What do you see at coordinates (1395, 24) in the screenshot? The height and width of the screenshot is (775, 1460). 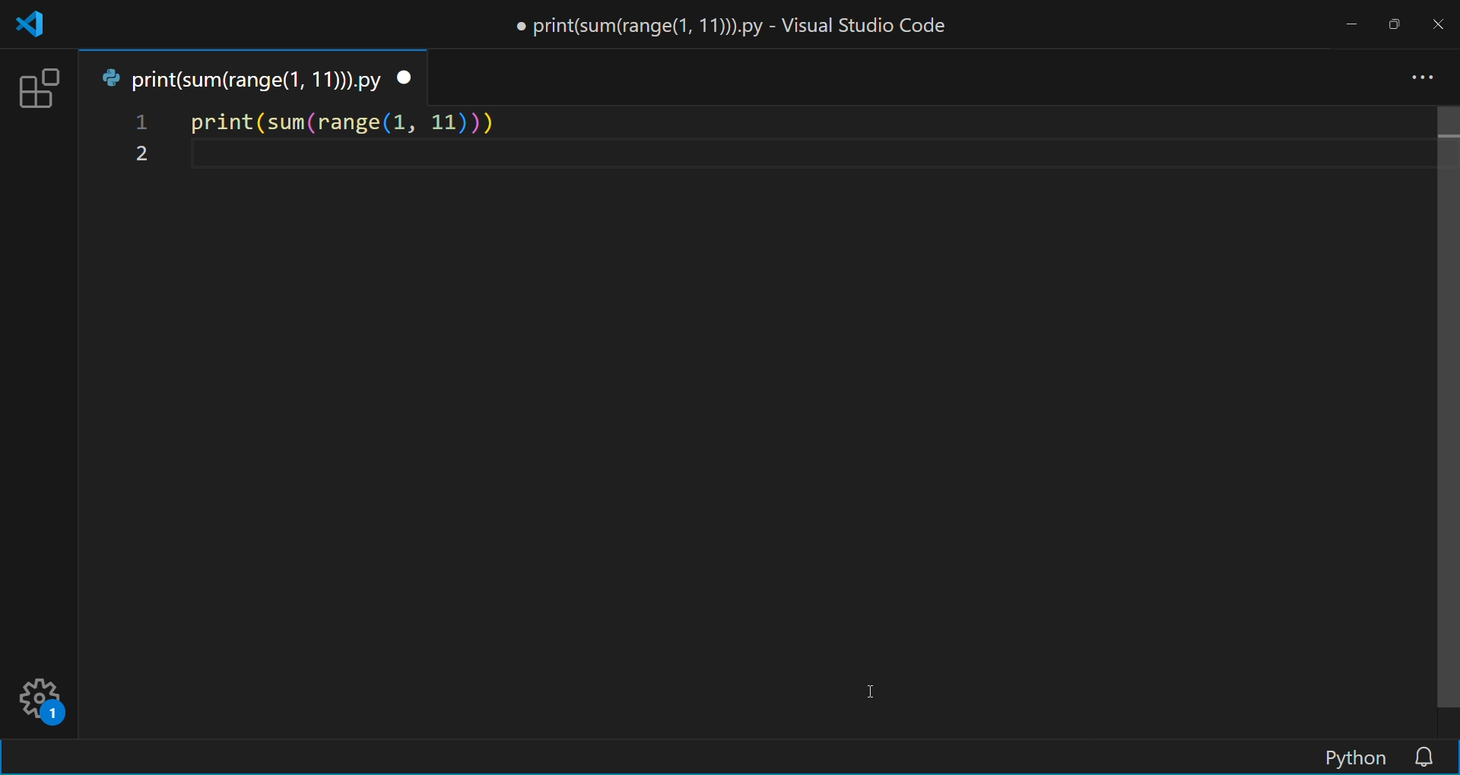 I see `maximize` at bounding box center [1395, 24].